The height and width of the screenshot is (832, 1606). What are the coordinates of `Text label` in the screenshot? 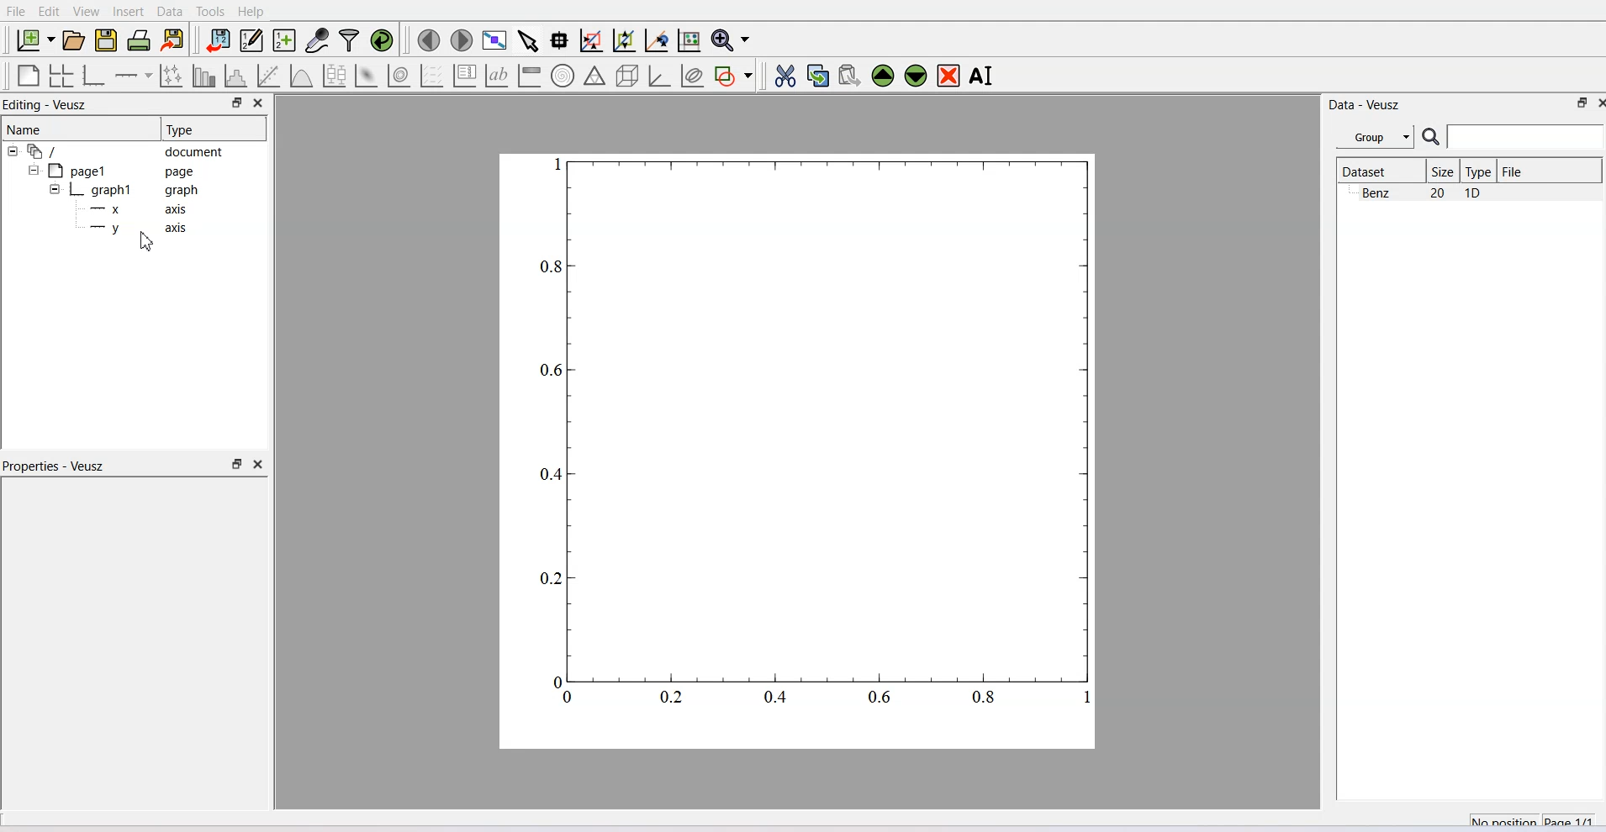 It's located at (495, 76).